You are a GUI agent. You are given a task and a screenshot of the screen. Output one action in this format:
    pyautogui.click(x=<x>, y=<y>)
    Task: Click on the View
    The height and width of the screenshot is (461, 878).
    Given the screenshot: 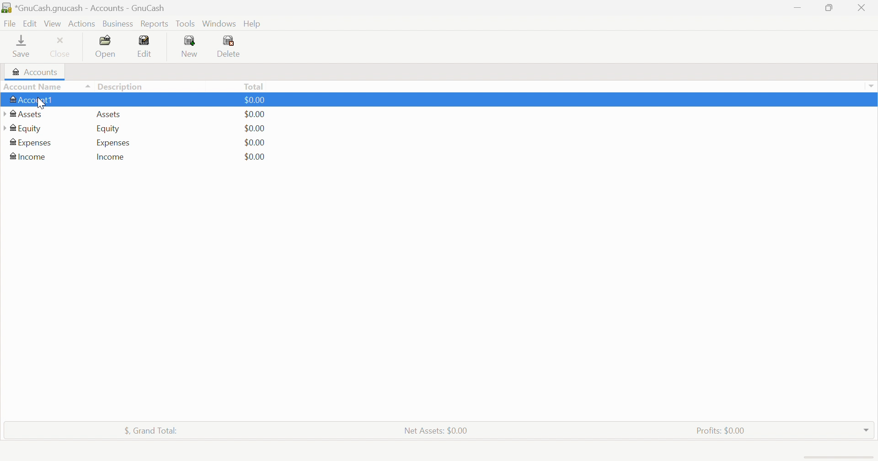 What is the action you would take?
    pyautogui.click(x=53, y=24)
    